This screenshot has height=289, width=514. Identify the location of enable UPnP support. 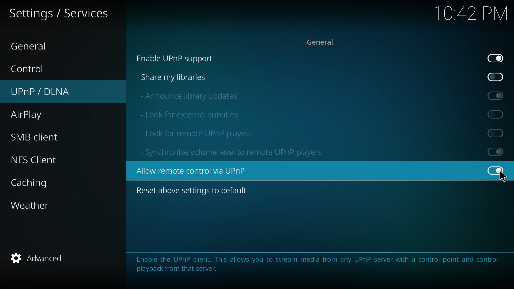
(319, 58).